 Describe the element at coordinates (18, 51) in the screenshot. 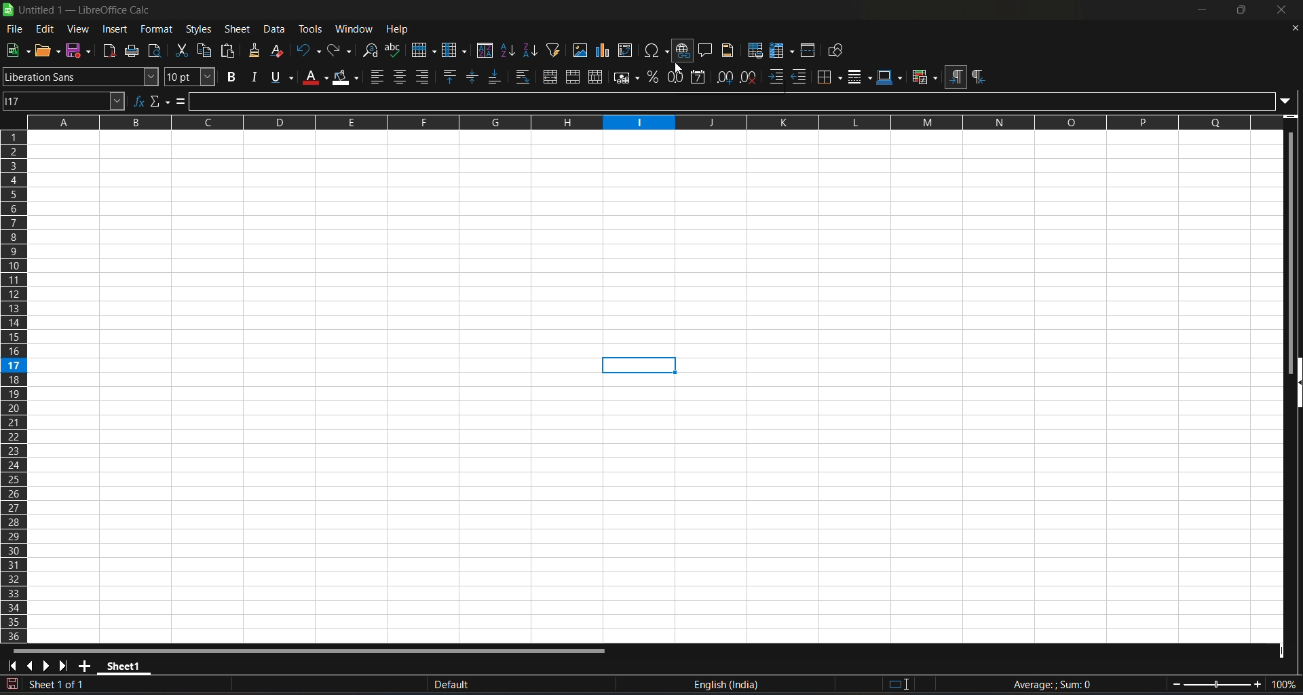

I see `save` at that location.